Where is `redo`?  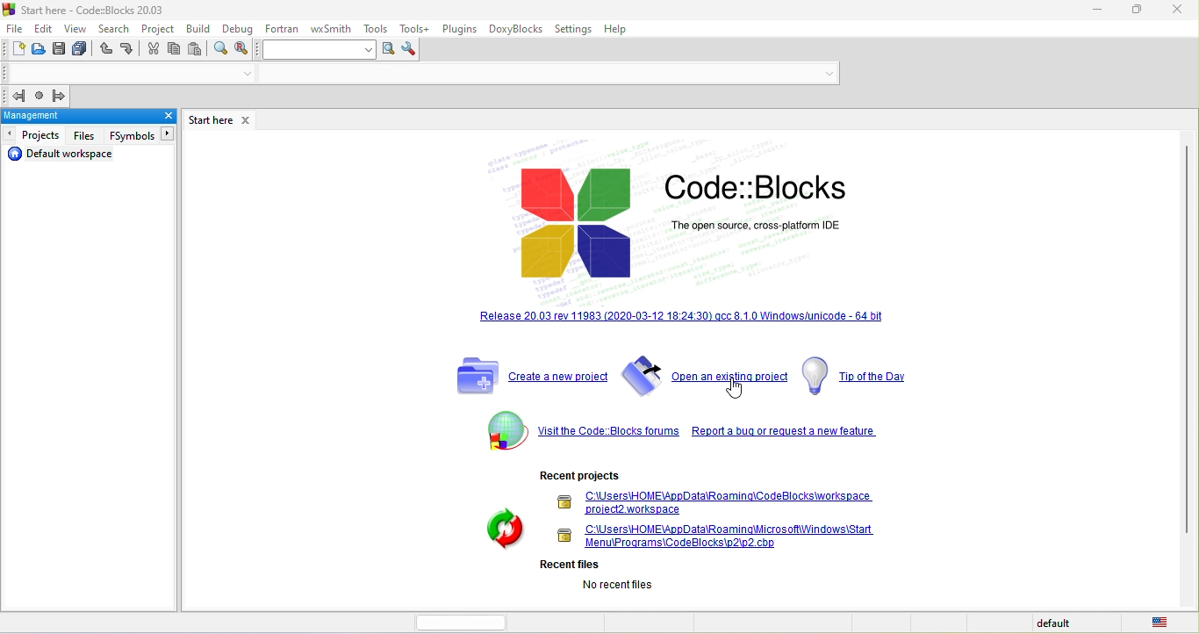 redo is located at coordinates (128, 49).